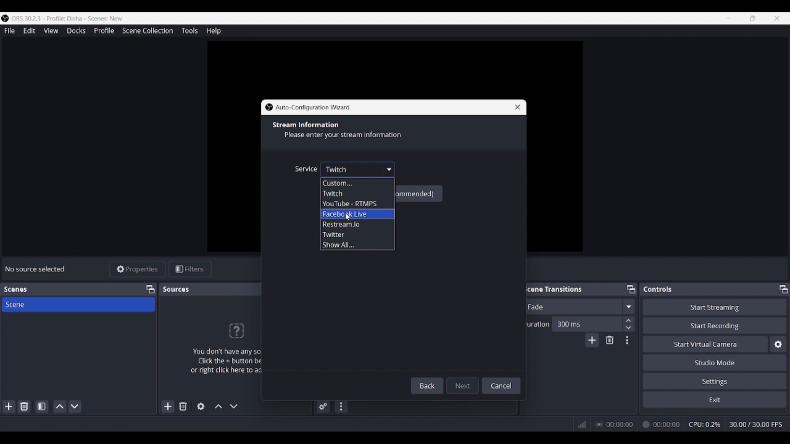 The width and height of the screenshot is (790, 444). I want to click on Cursor, so click(352, 217).